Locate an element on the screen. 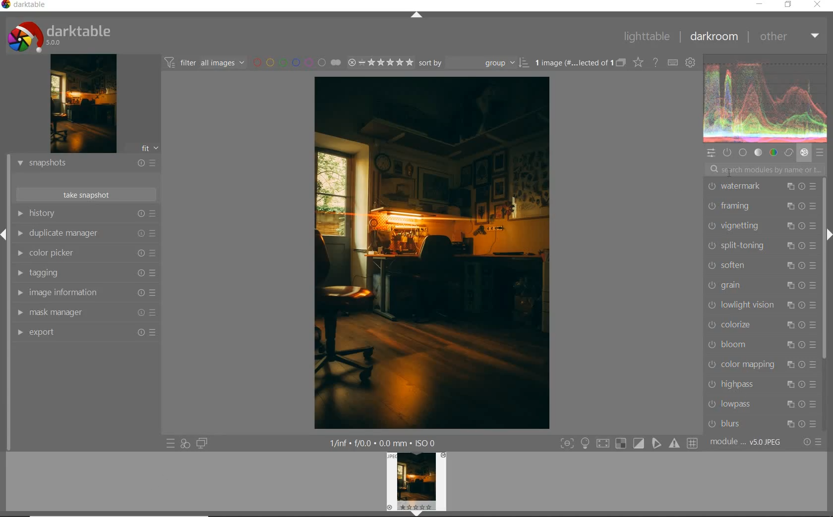 This screenshot has height=517, width=833. cursor is located at coordinates (729, 172).